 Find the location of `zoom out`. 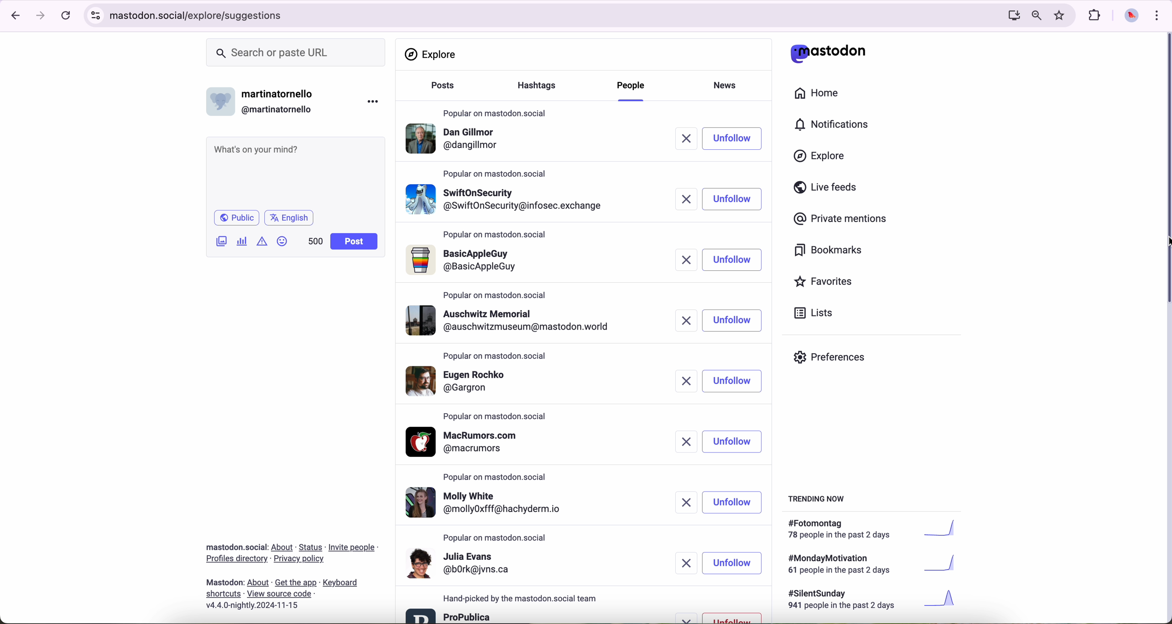

zoom out is located at coordinates (1036, 15).